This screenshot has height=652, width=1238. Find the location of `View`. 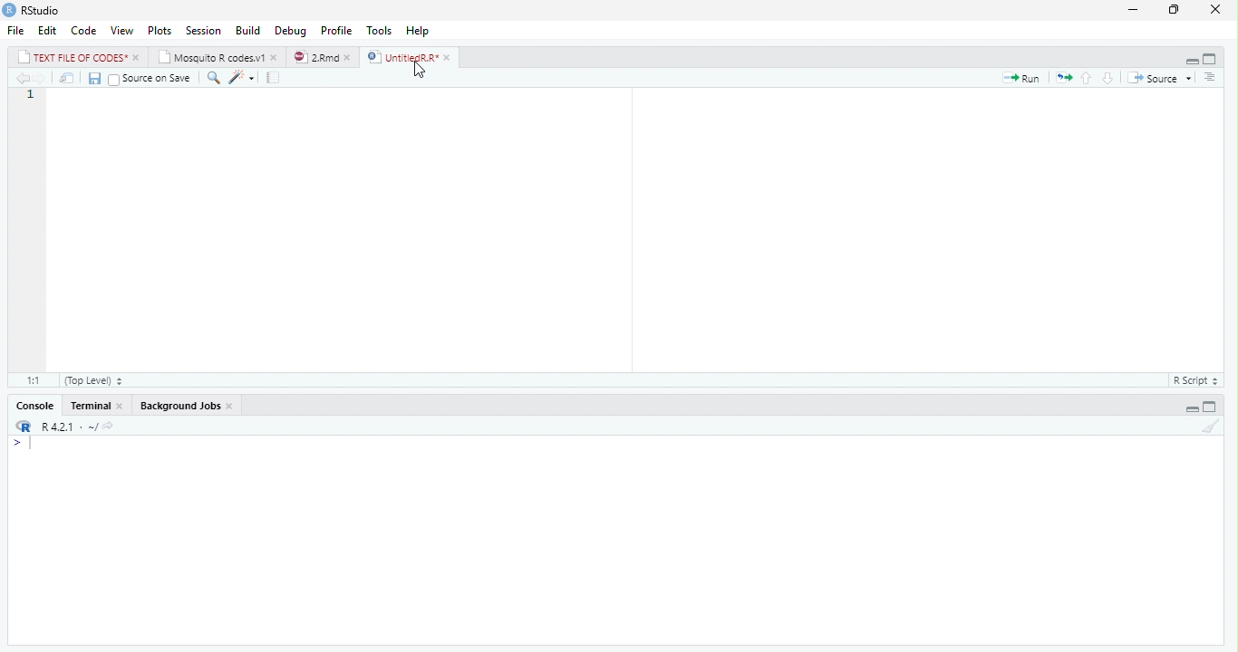

View is located at coordinates (122, 31).